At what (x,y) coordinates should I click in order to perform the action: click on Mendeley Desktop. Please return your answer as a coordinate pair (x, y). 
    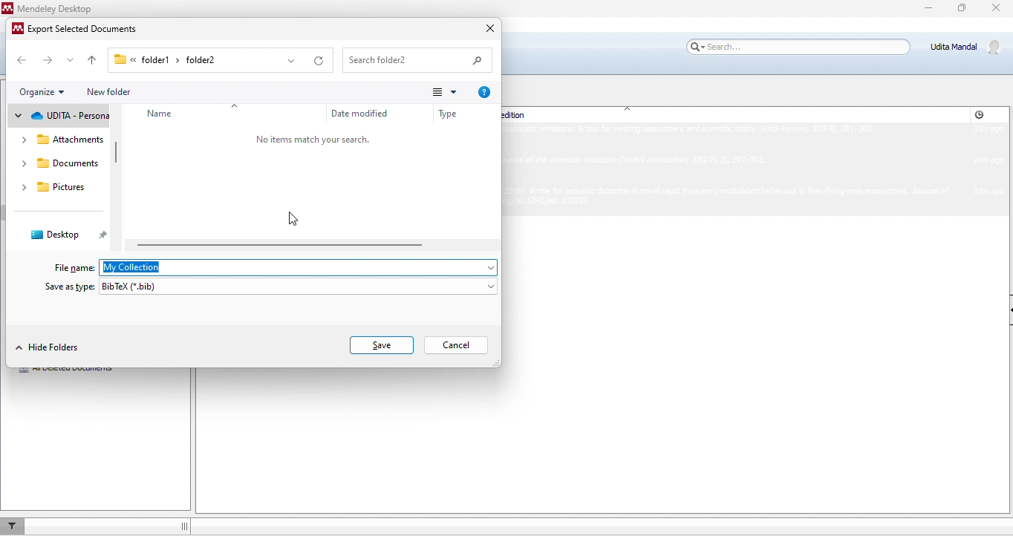
    Looking at the image, I should click on (51, 8).